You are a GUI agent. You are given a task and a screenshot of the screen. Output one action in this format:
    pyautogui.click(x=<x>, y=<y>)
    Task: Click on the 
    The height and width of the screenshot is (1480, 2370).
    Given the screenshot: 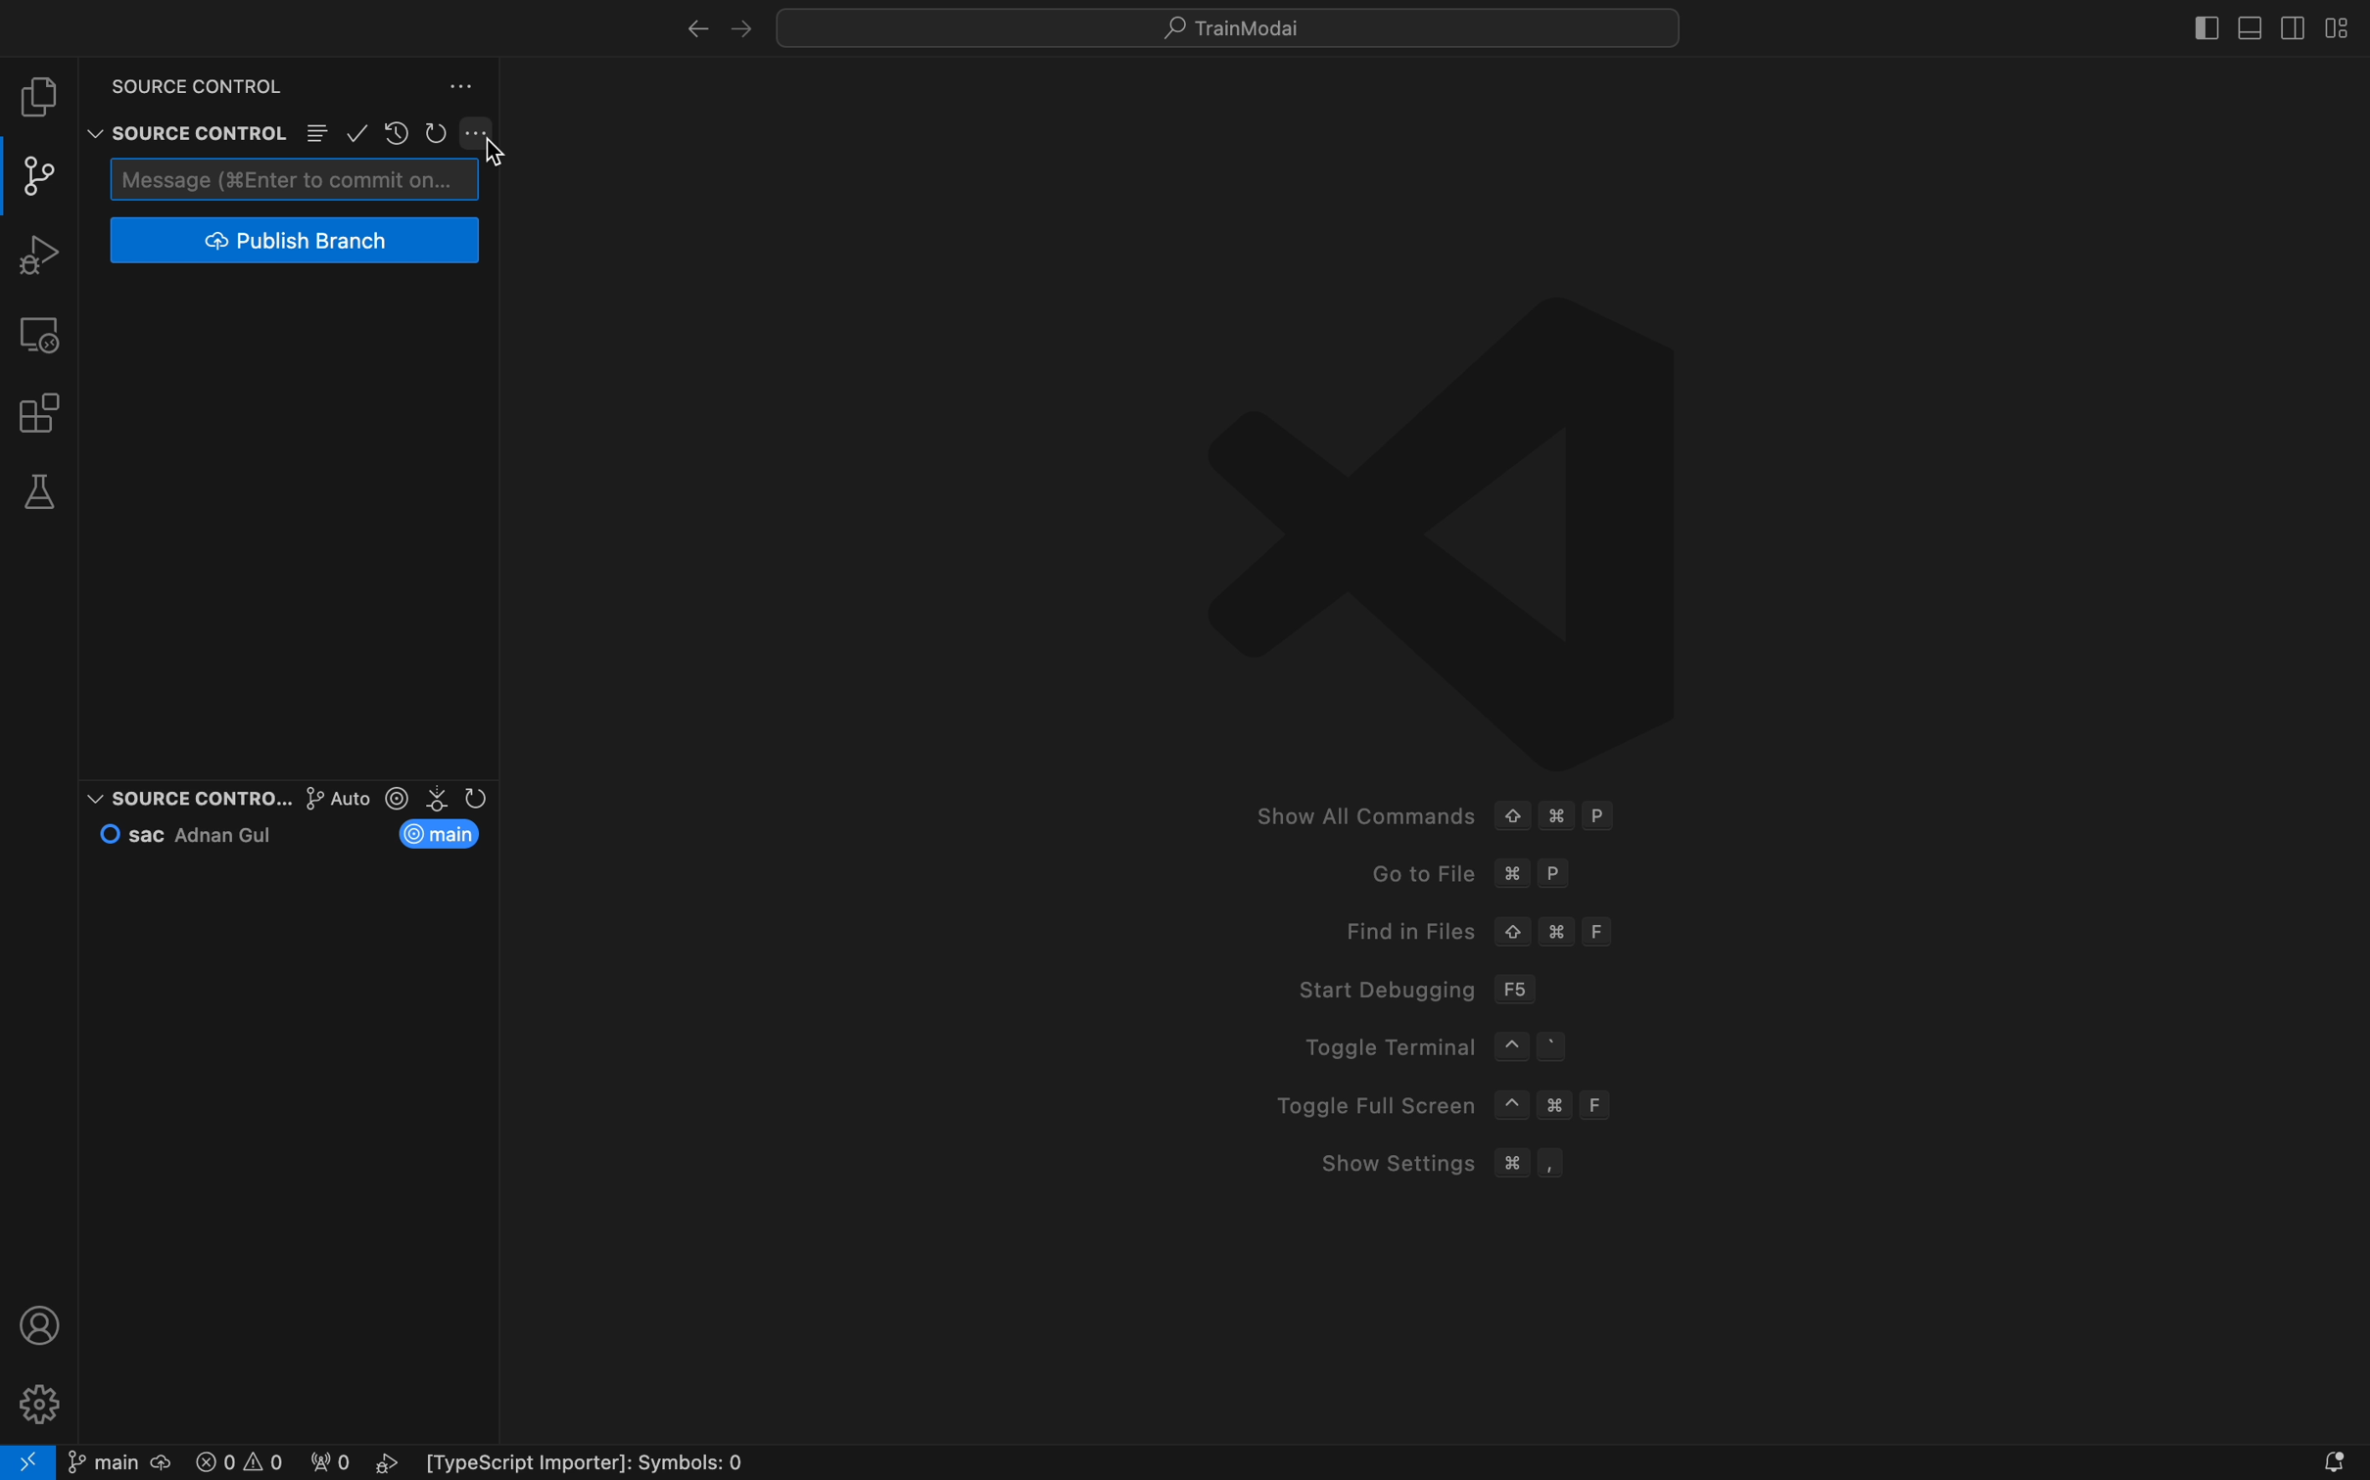 What is the action you would take?
    pyautogui.click(x=316, y=134)
    